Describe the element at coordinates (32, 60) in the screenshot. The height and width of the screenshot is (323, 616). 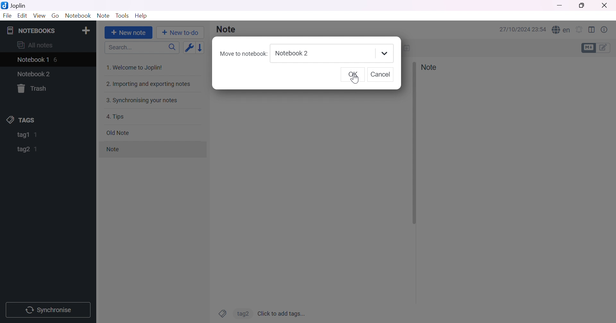
I see `Notebook1` at that location.